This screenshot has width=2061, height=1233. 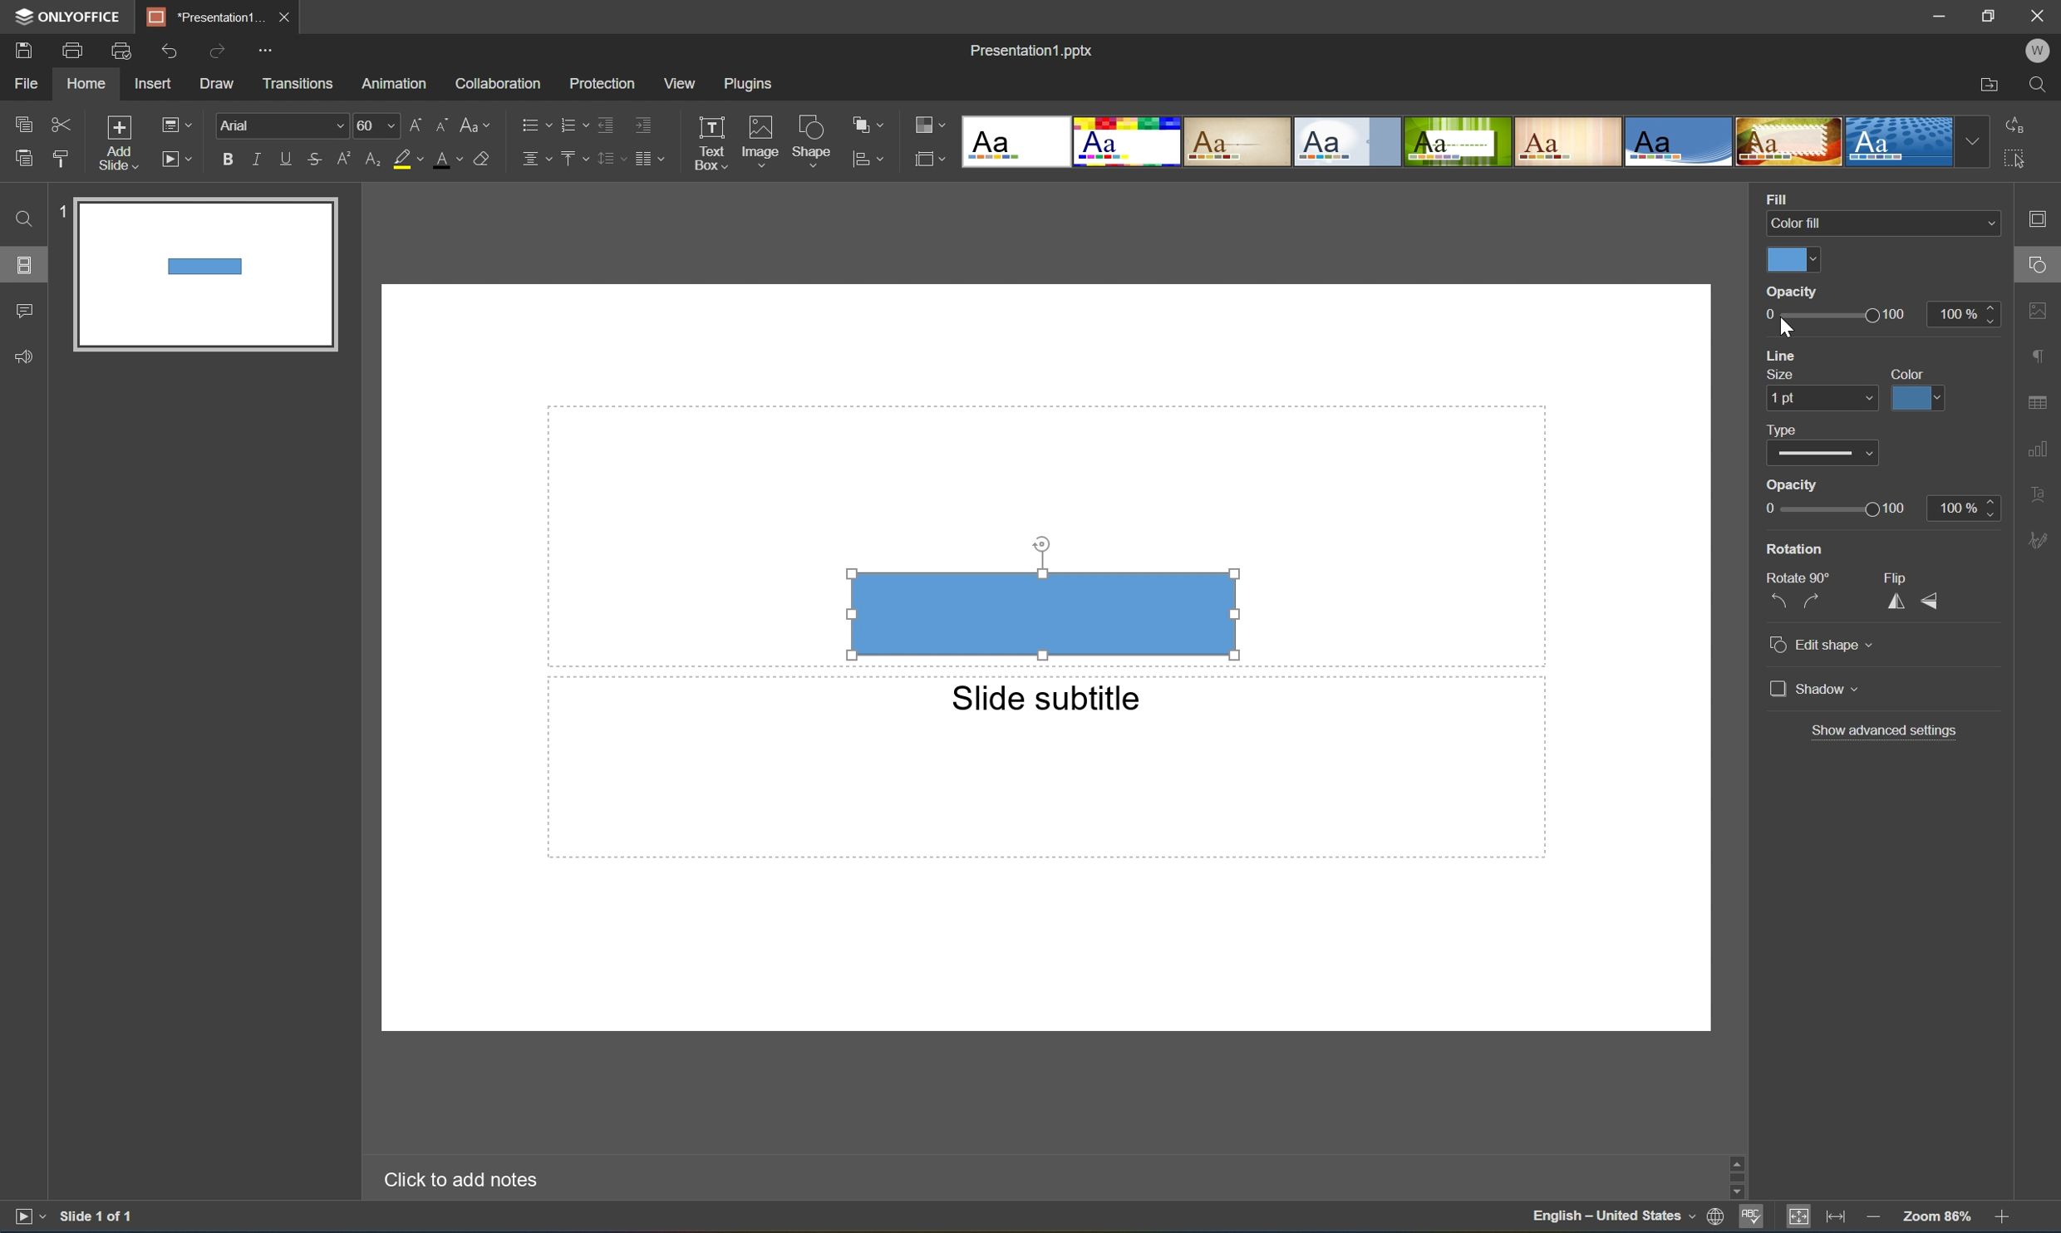 What do you see at coordinates (262, 49) in the screenshot?
I see `Customize quick access toolbar` at bounding box center [262, 49].